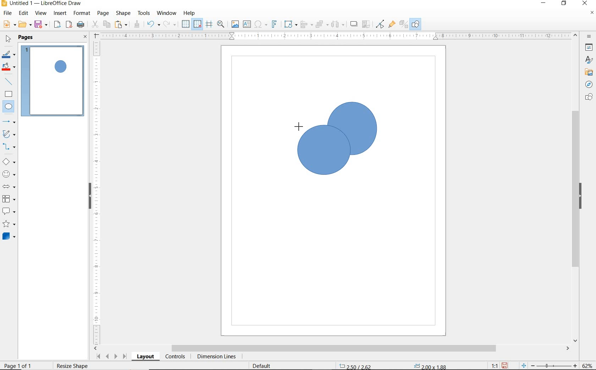  What do you see at coordinates (322, 24) in the screenshot?
I see `ARRANGE` at bounding box center [322, 24].